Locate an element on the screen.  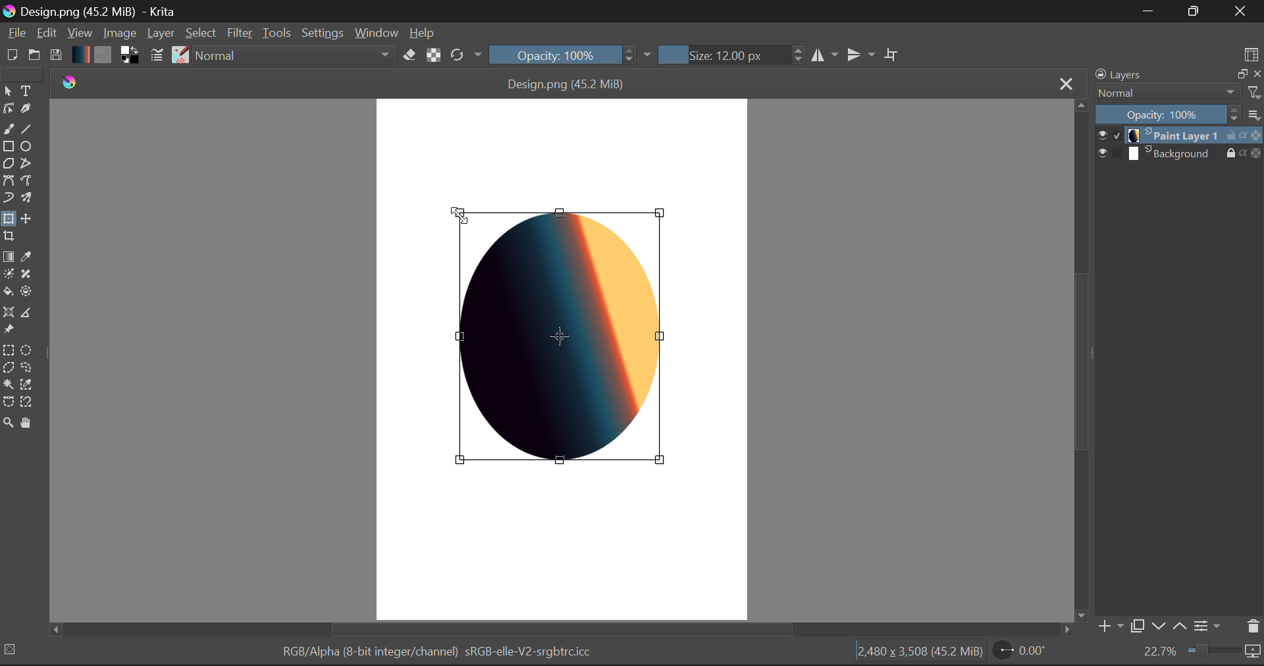
Freehand is located at coordinates (9, 129).